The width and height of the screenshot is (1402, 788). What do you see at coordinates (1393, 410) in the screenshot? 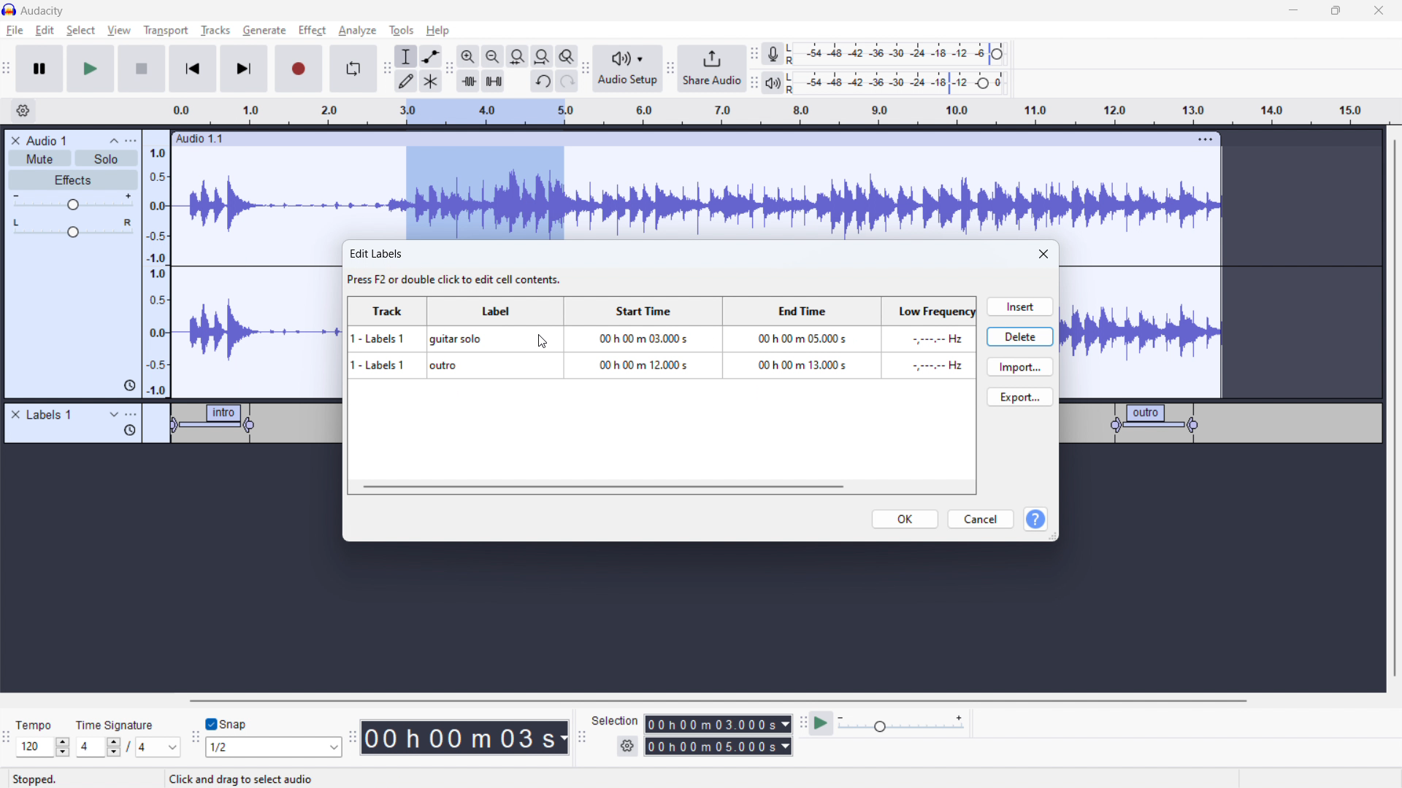
I see `vertical scrollbar` at bounding box center [1393, 410].